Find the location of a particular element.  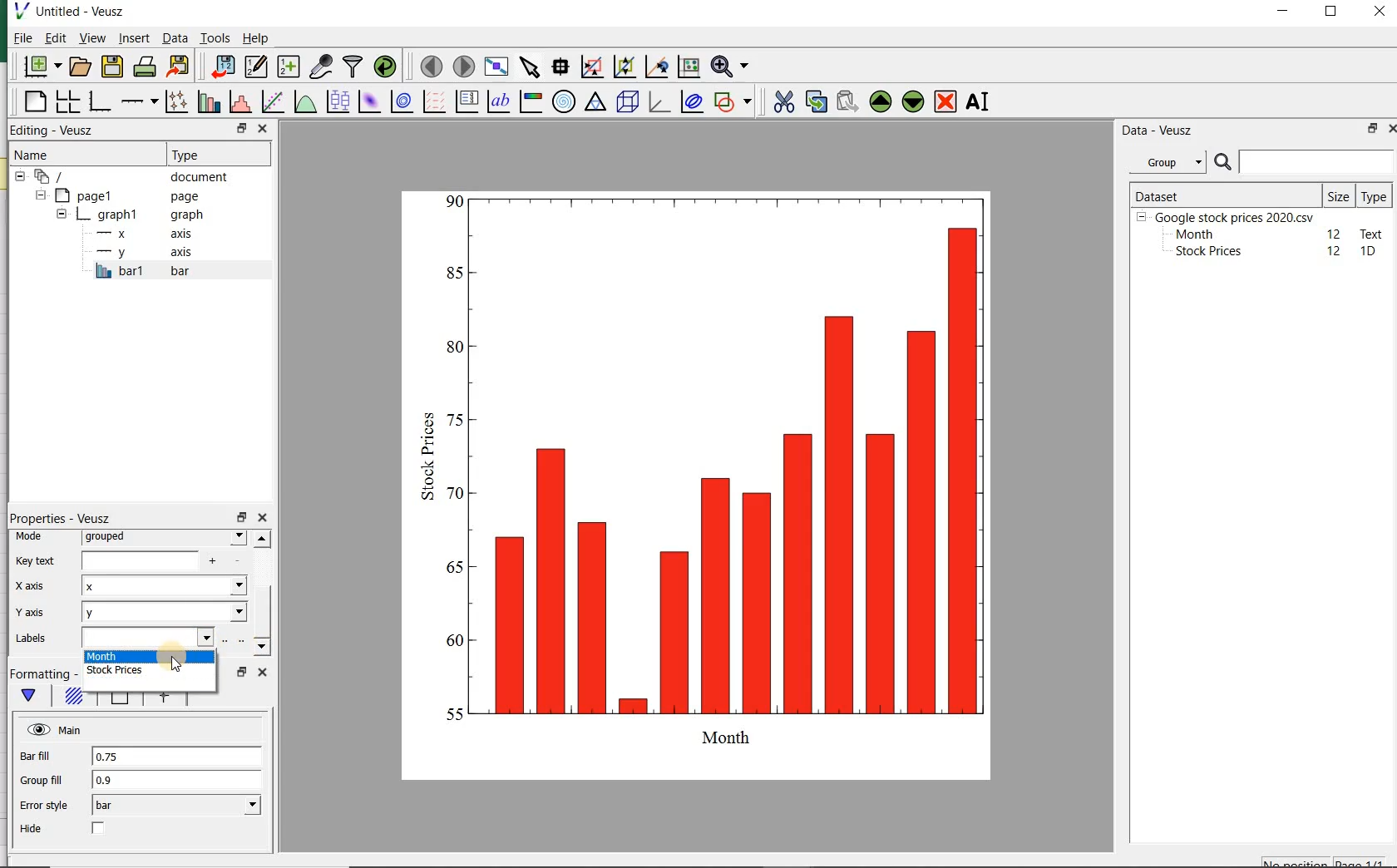

Tools is located at coordinates (215, 38).